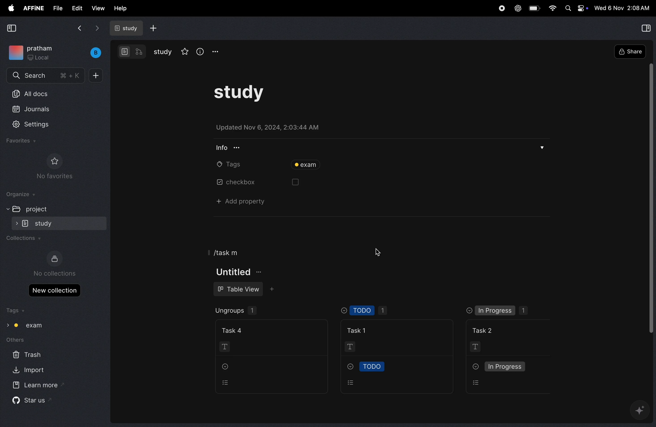  I want to click on table view, so click(239, 289).